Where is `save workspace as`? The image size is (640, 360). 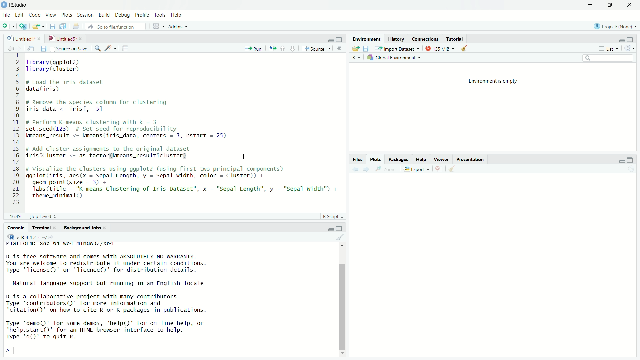 save workspace as is located at coordinates (367, 49).